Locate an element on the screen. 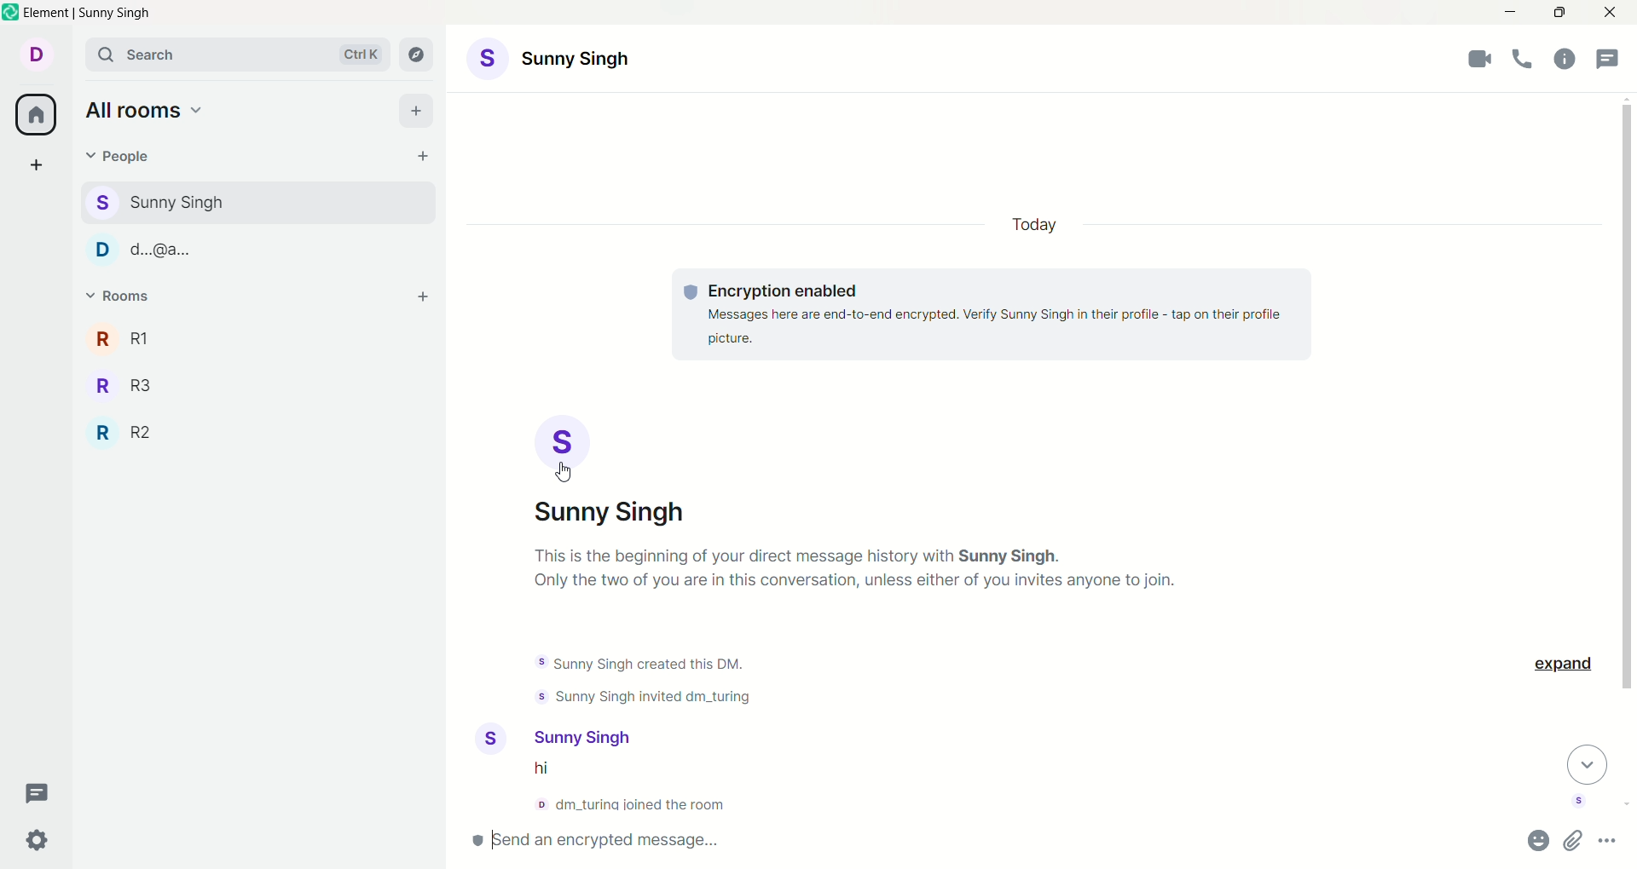  Info is located at coordinates (1565, 58).